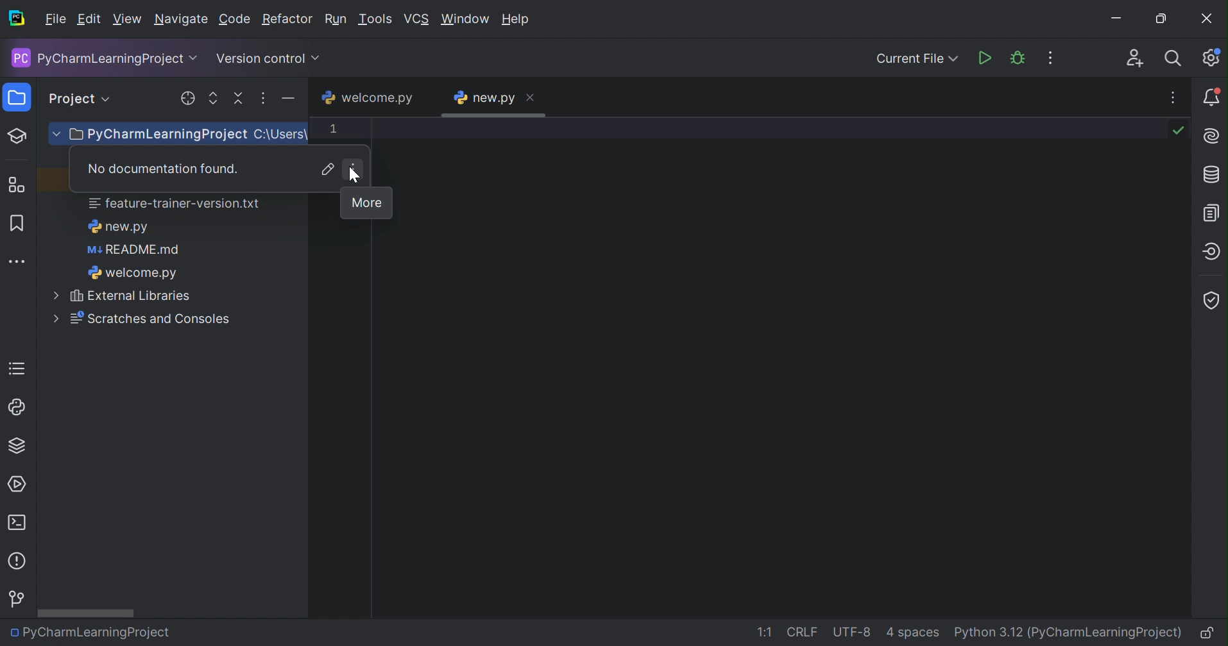 The image size is (1228, 646). I want to click on VCS, so click(418, 19).